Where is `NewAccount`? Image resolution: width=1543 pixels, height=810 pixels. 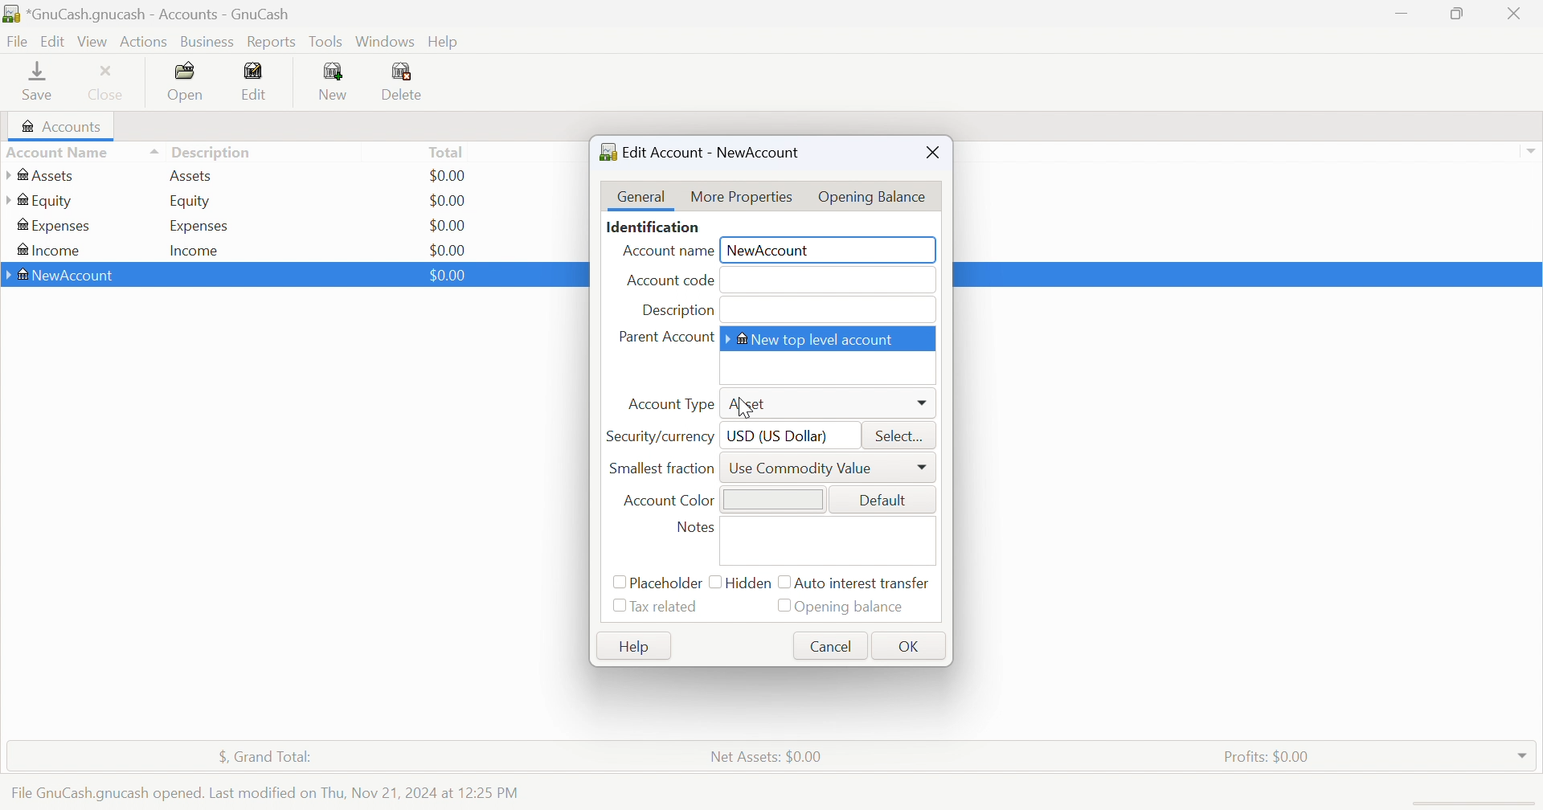
NewAccount is located at coordinates (776, 249).